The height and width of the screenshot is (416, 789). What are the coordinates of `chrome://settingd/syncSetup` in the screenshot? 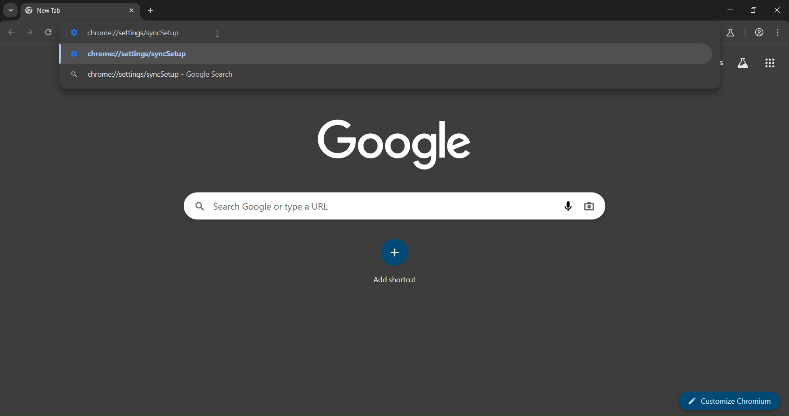 It's located at (127, 34).